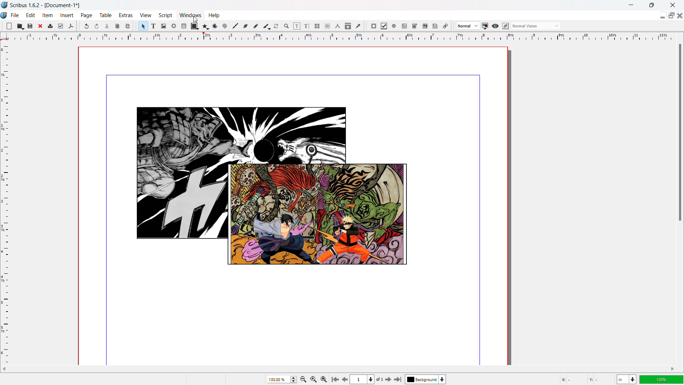 Image resolution: width=684 pixels, height=385 pixels. I want to click on copy, so click(117, 26).